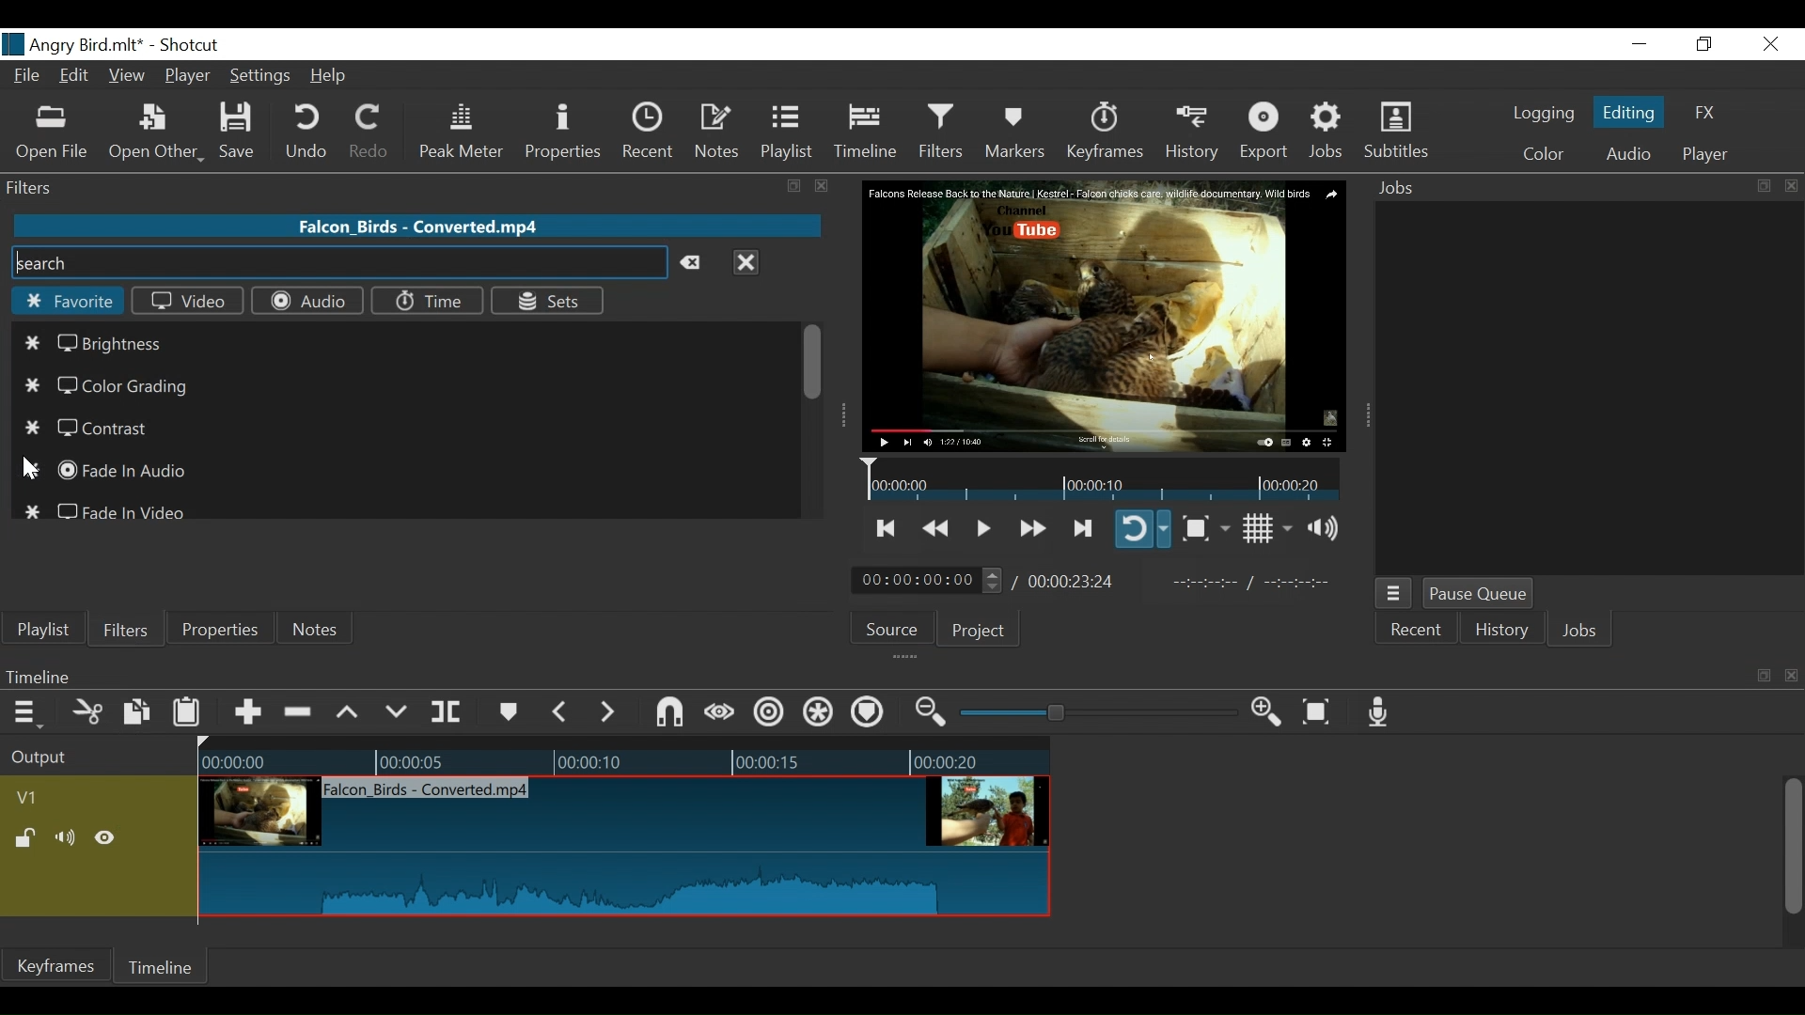 Image resolution: width=1805 pixels, height=1015 pixels. I want to click on Zoom slider, so click(1102, 712).